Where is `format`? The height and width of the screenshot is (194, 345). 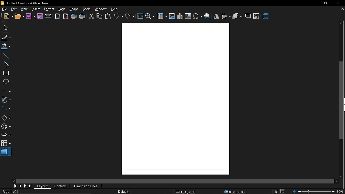 format is located at coordinates (50, 9).